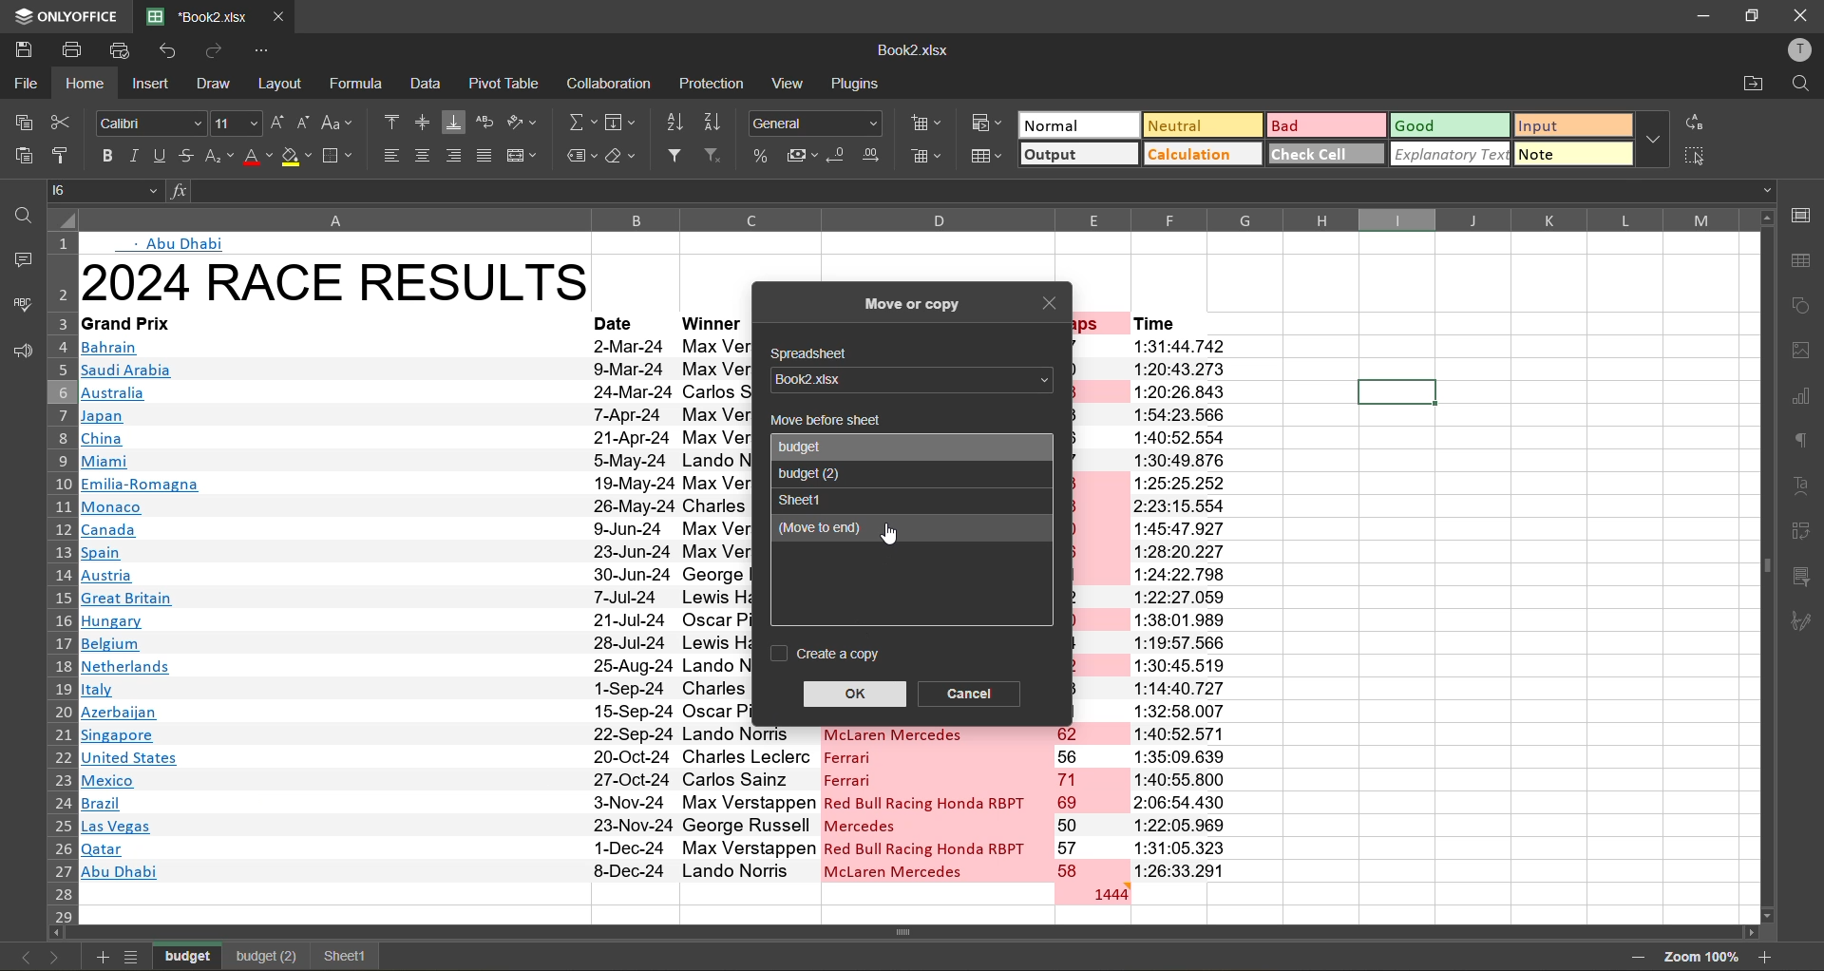  Describe the element at coordinates (929, 127) in the screenshot. I see `insert cells` at that location.